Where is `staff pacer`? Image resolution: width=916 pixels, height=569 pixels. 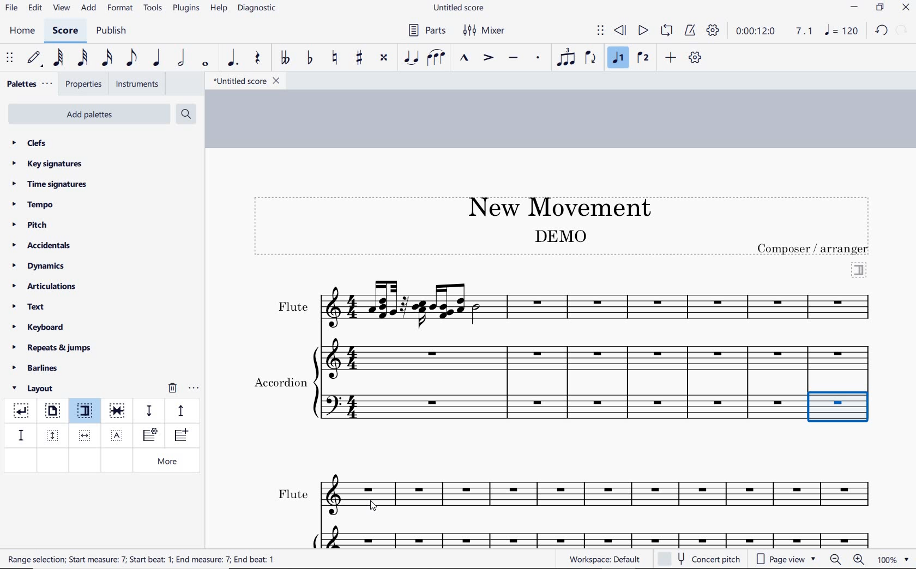
staff pacer is located at coordinates (179, 410).